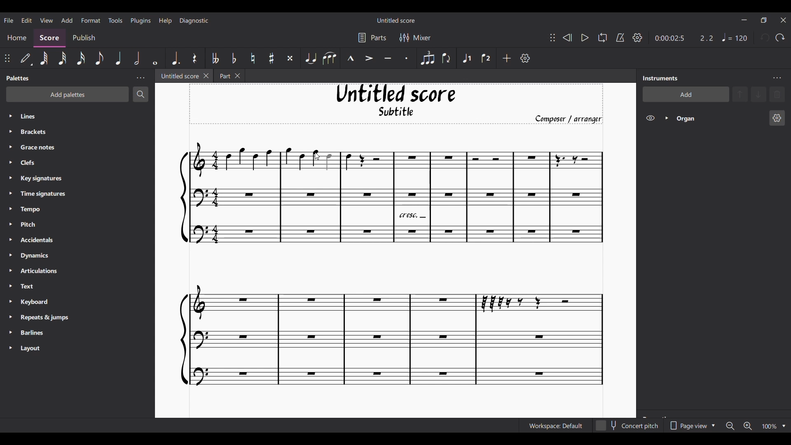 This screenshot has width=791, height=445. Describe the element at coordinates (447, 58) in the screenshot. I see `Flip direction` at that location.